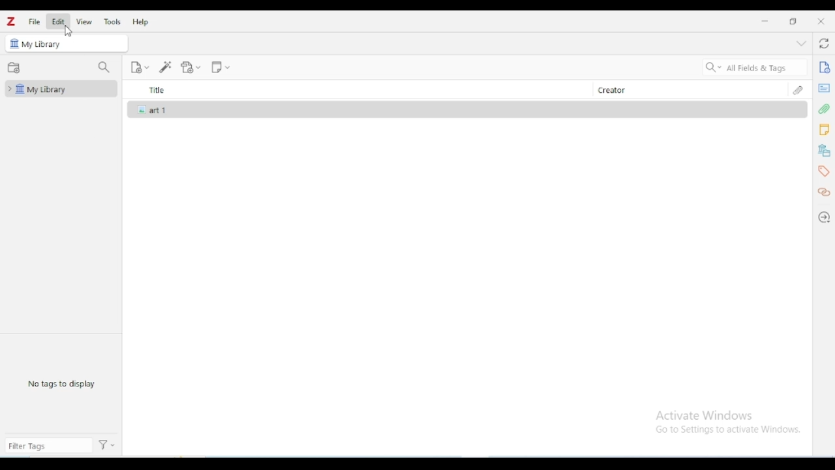 The image size is (835, 470). Describe the element at coordinates (825, 43) in the screenshot. I see `sync with zotero.org` at that location.